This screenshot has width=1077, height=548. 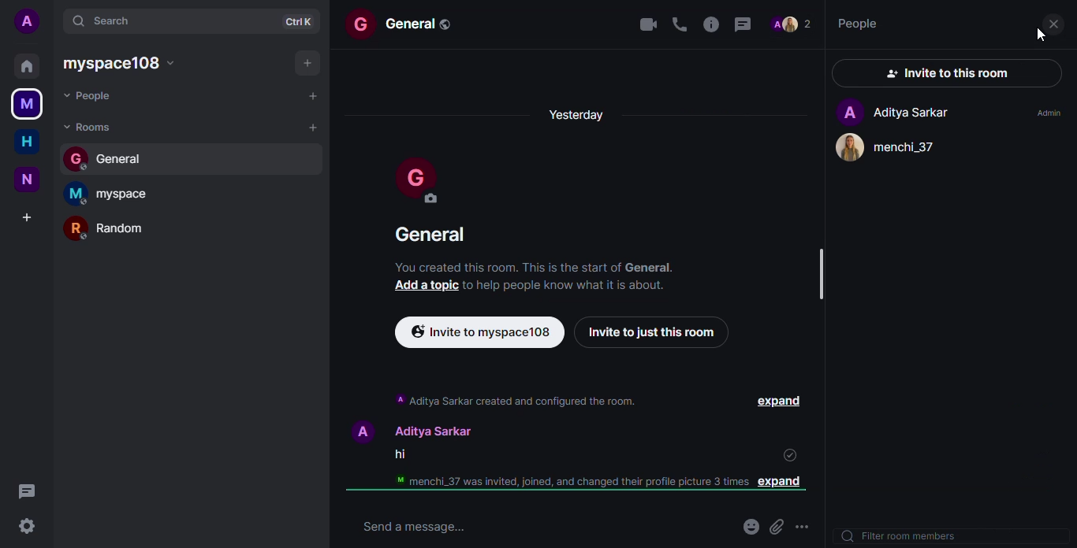 I want to click on video call, so click(x=642, y=23).